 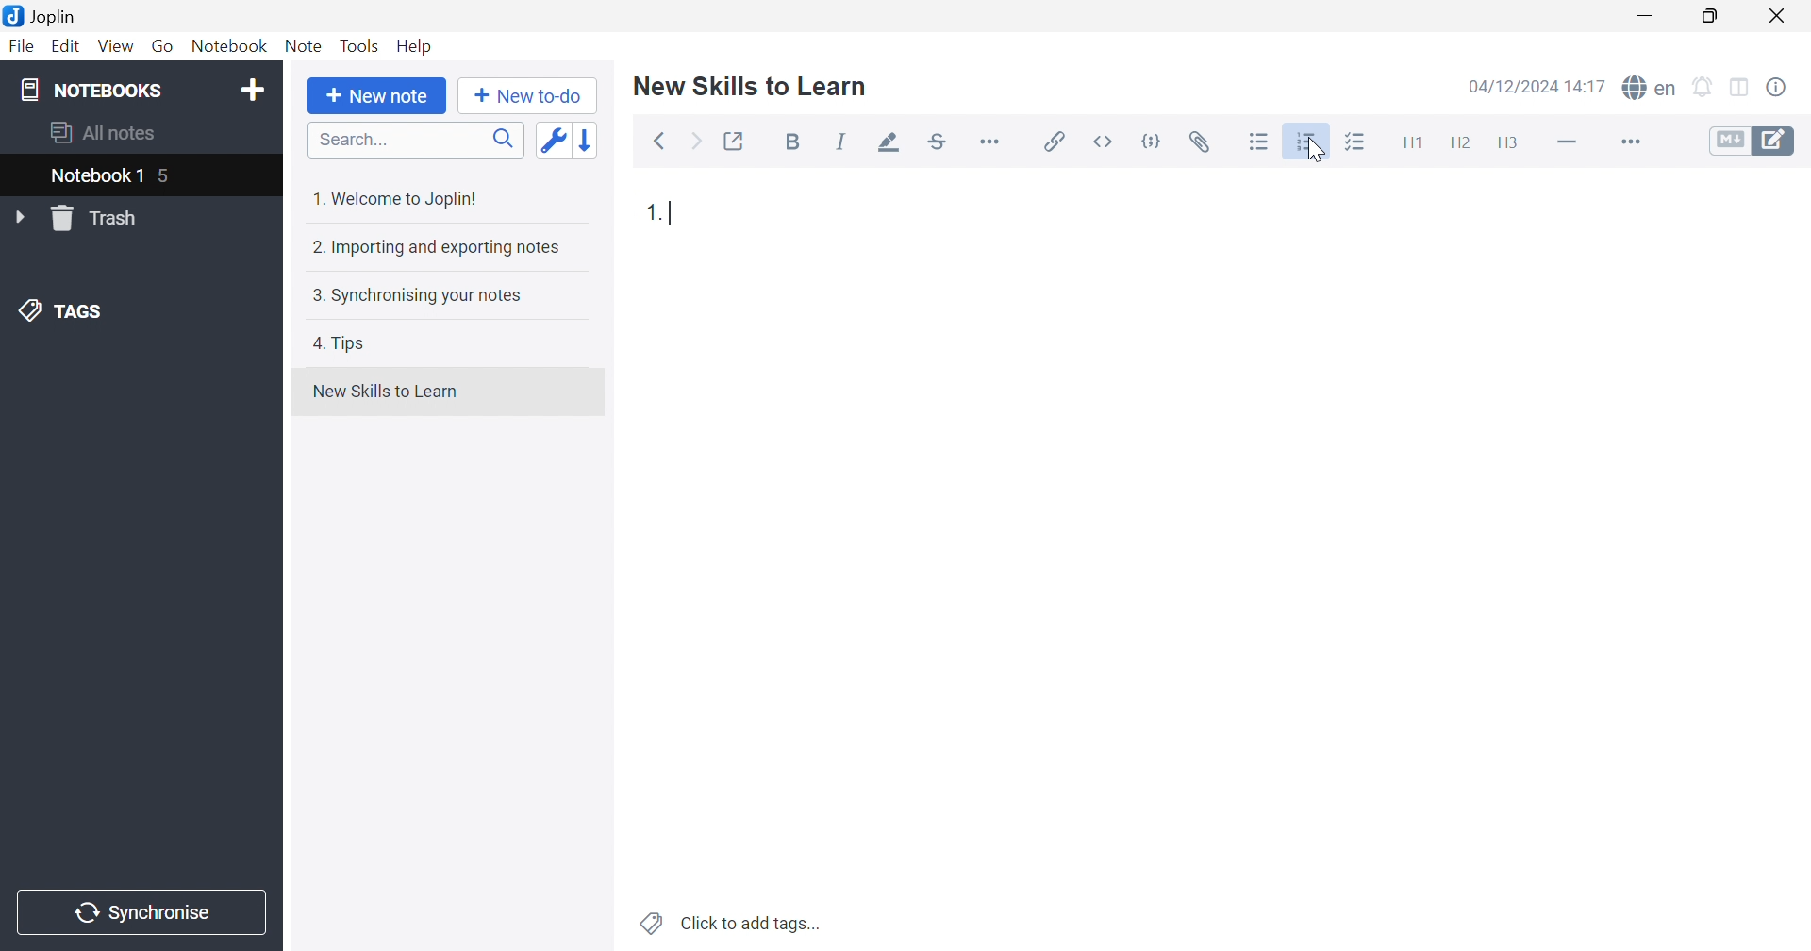 What do you see at coordinates (377, 96) in the screenshot?
I see `New note` at bounding box center [377, 96].